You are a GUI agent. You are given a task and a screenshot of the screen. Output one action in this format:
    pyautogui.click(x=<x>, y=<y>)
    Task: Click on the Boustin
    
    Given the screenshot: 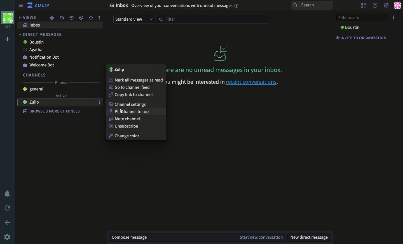 What is the action you would take?
    pyautogui.click(x=34, y=42)
    